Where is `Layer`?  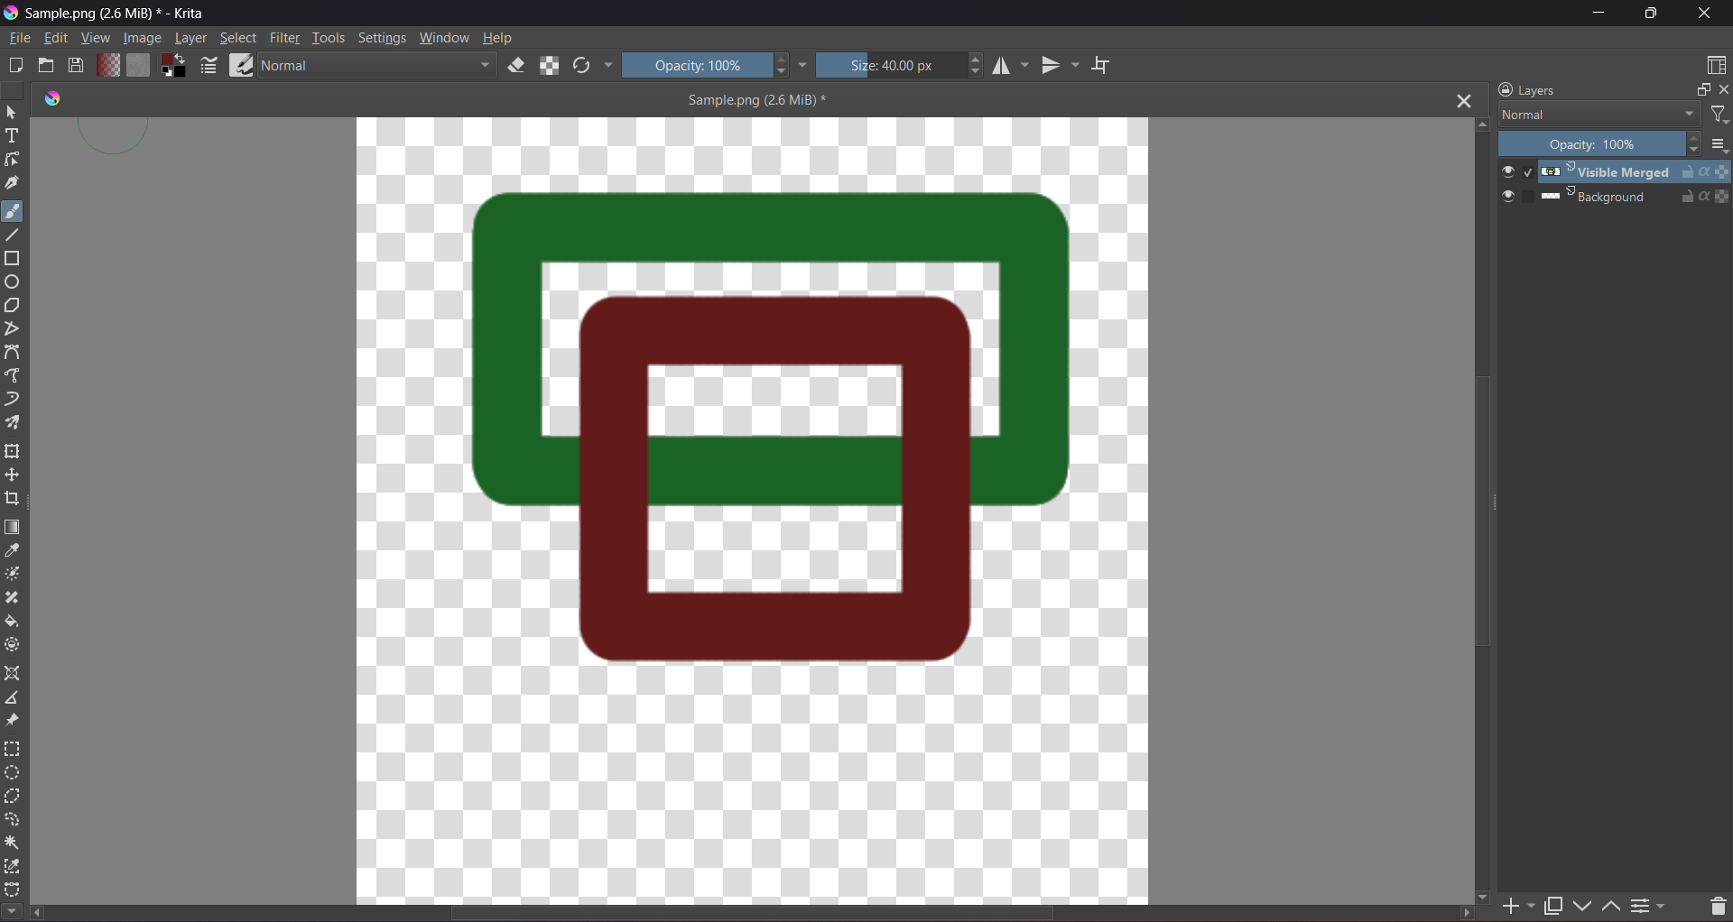
Layer is located at coordinates (191, 40).